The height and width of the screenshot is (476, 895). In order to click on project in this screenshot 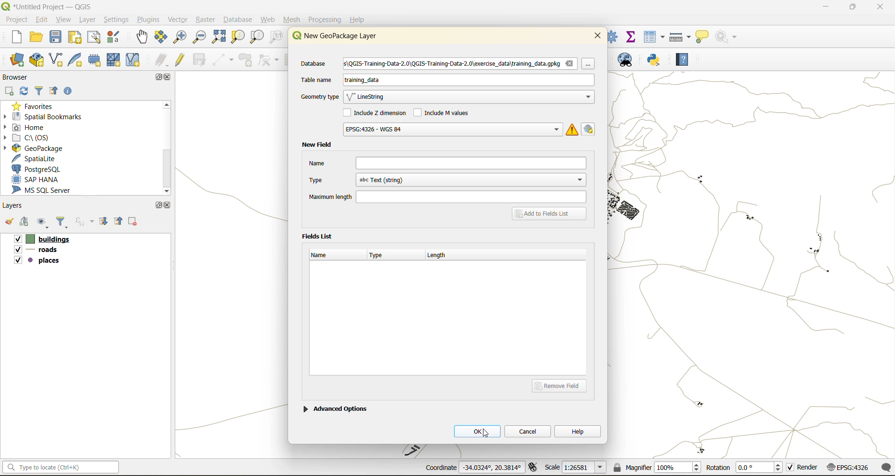, I will do `click(16, 19)`.